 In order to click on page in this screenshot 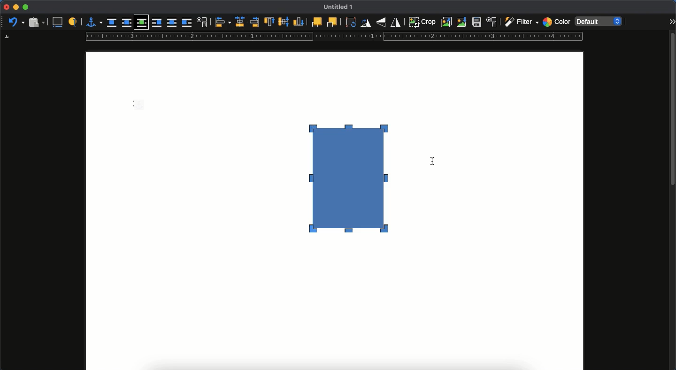, I will do `click(334, 308)`.